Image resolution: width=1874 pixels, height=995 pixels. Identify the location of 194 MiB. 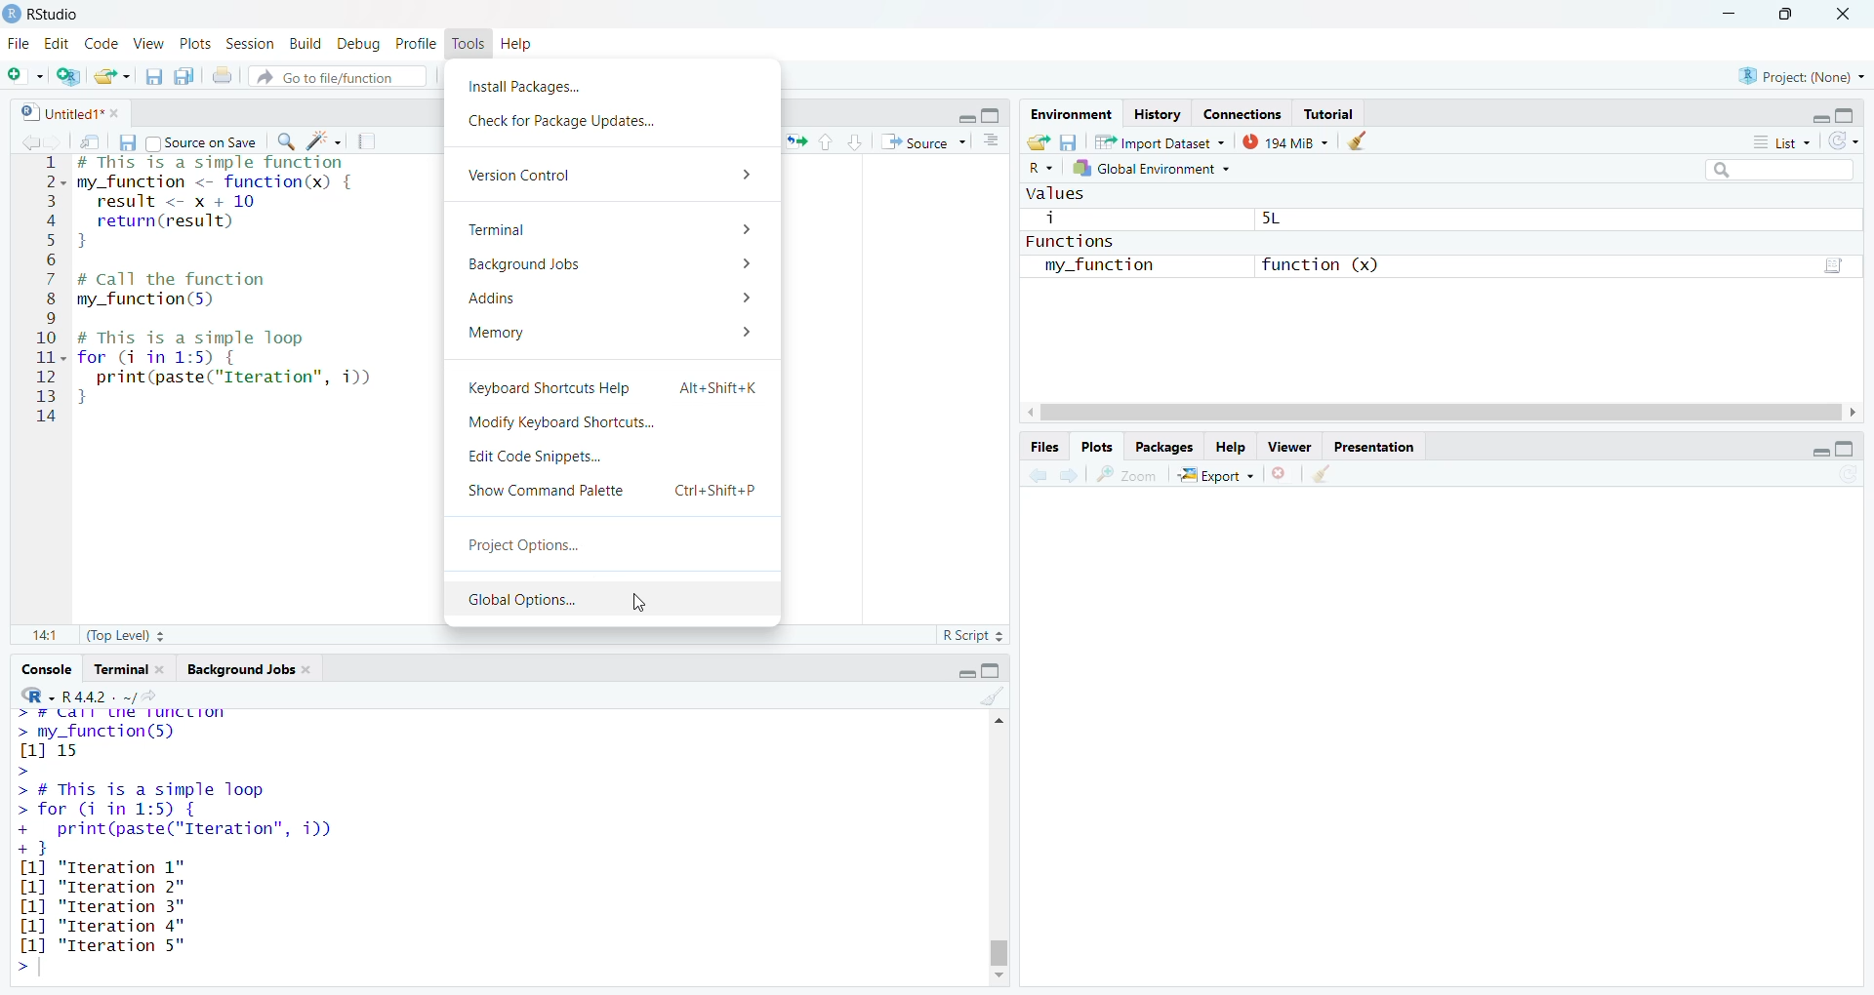
(1284, 144).